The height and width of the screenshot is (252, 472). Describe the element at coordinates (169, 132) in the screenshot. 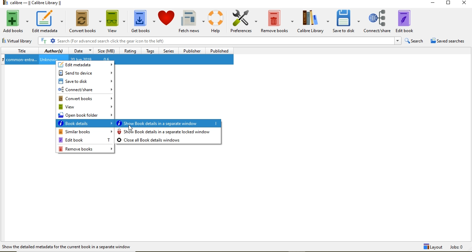

I see `show book details in a separate locked window` at that location.